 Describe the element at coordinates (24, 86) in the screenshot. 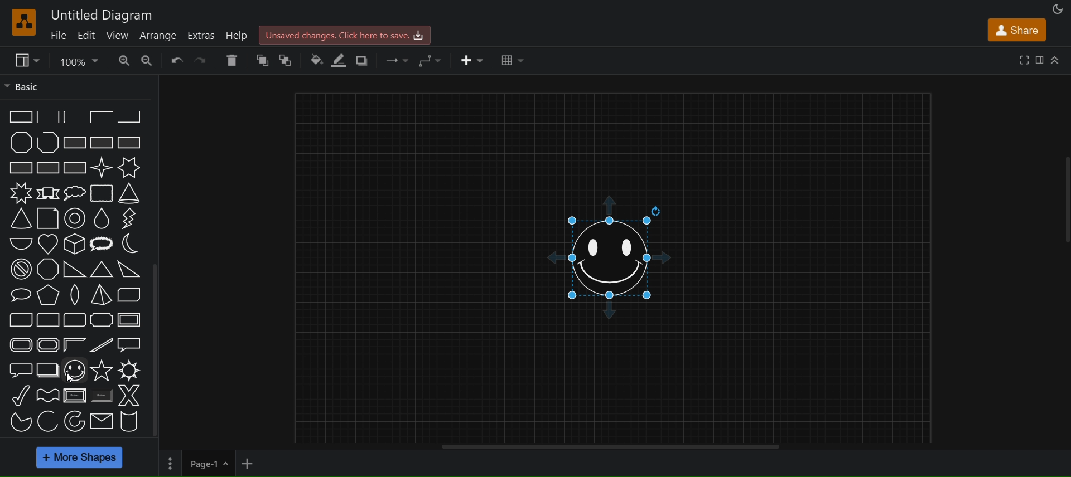

I see `basic` at that location.